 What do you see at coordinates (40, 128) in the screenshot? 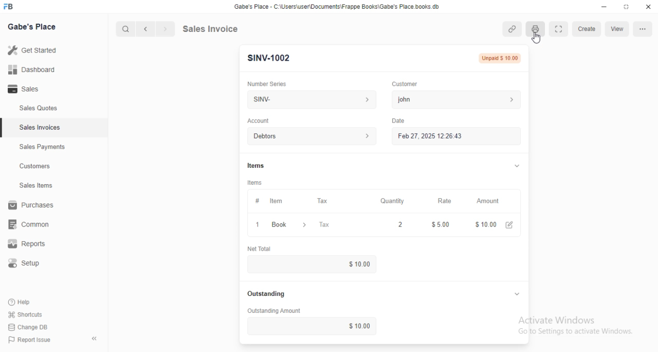
I see `sales invoices` at bounding box center [40, 128].